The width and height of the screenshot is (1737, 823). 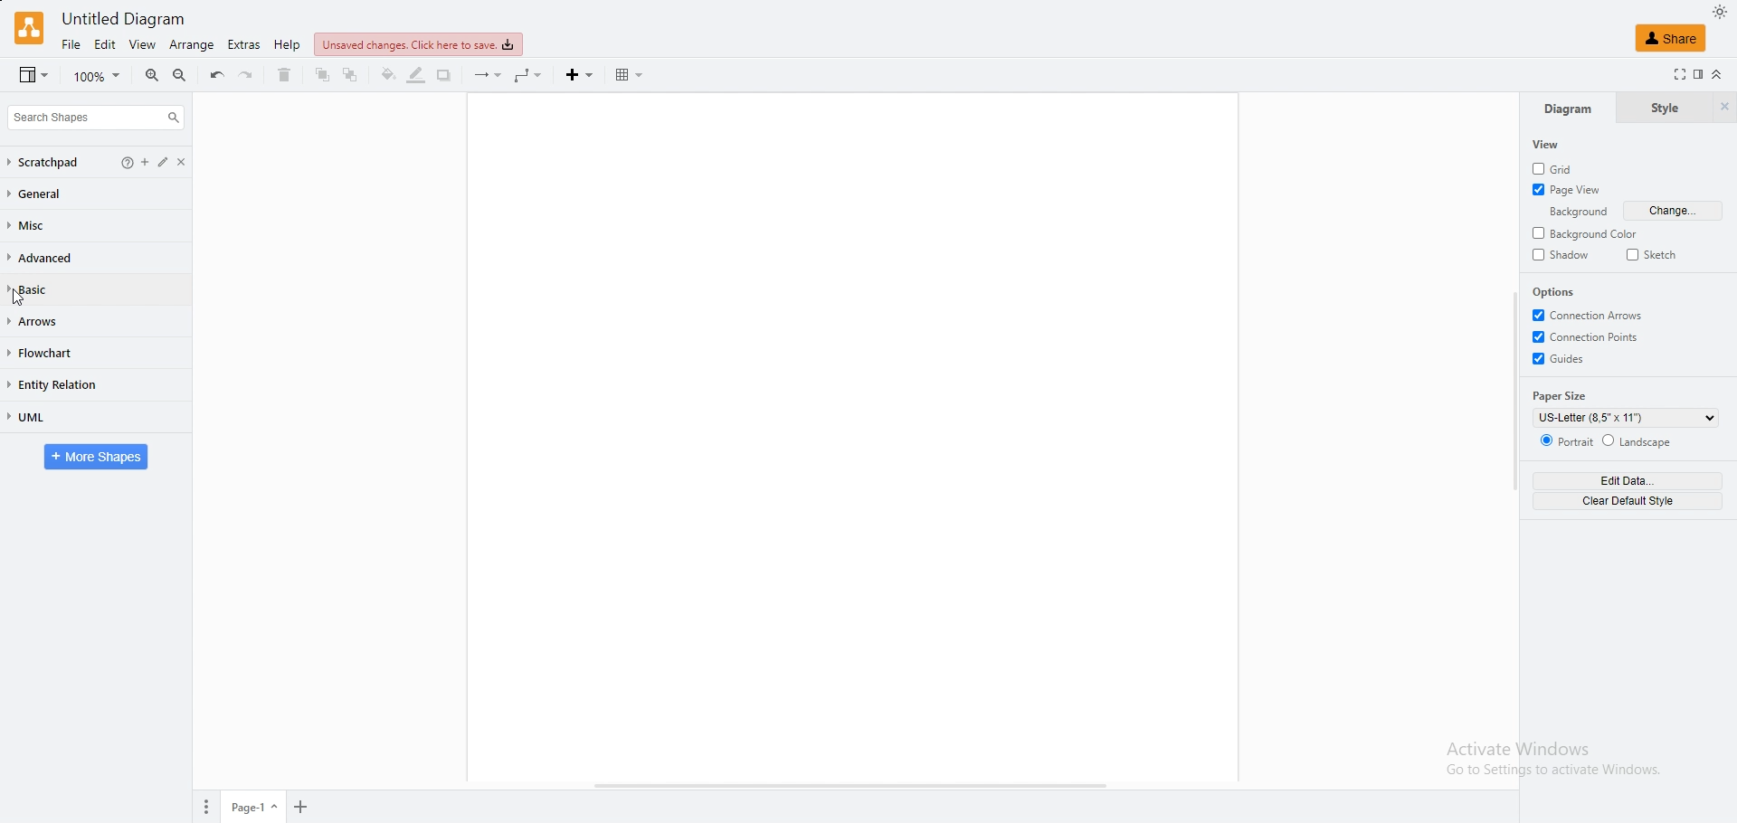 I want to click on fill color, so click(x=387, y=75).